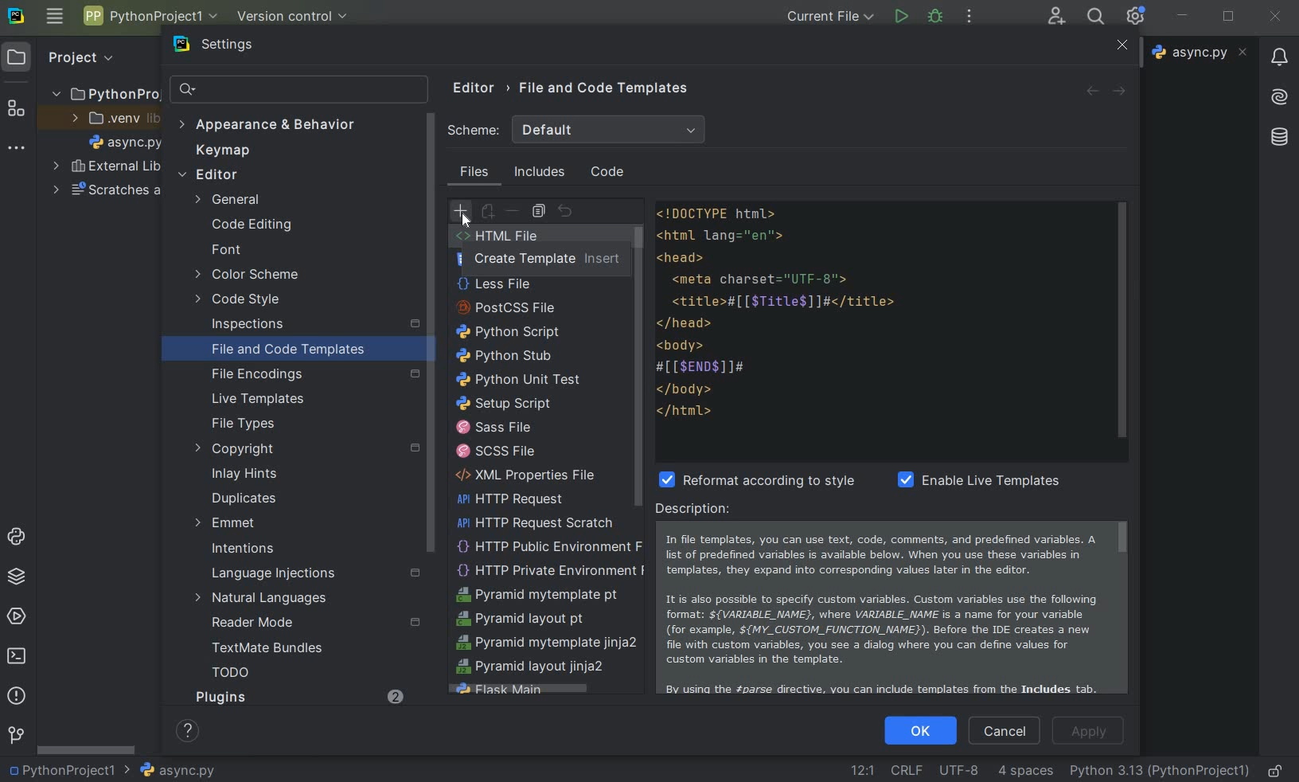  I want to click on copyright, so click(303, 451).